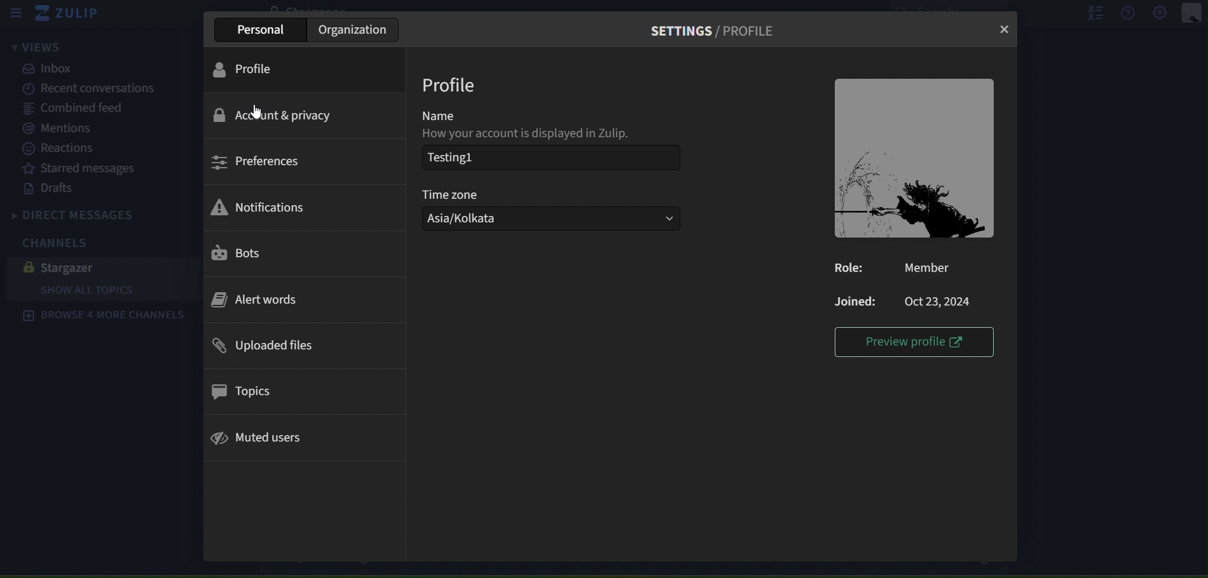 The image size is (1208, 578). Describe the element at coordinates (64, 241) in the screenshot. I see `channels` at that location.